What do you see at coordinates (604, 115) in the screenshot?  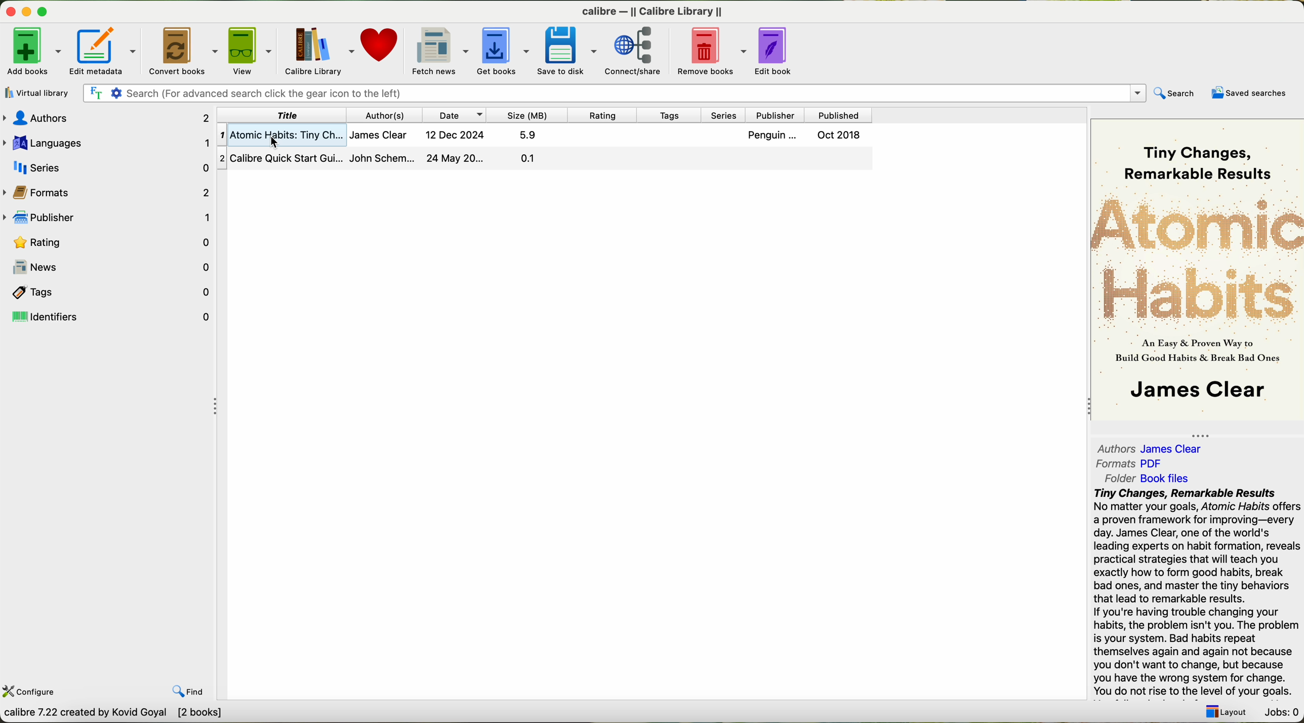 I see `rating` at bounding box center [604, 115].